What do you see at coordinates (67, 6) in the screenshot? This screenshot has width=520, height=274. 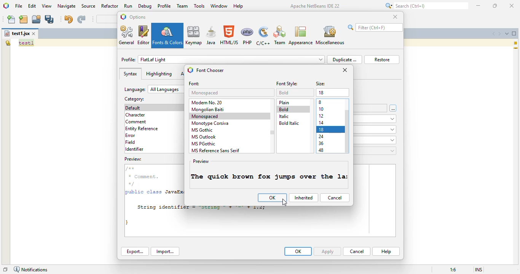 I see `navigate` at bounding box center [67, 6].